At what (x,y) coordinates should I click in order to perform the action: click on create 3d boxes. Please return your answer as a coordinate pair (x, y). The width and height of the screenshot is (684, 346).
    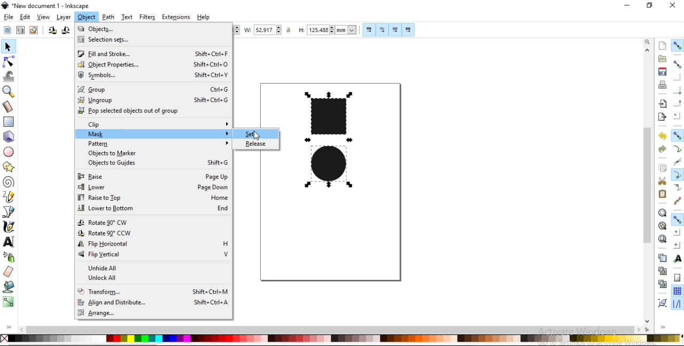
    Looking at the image, I should click on (10, 137).